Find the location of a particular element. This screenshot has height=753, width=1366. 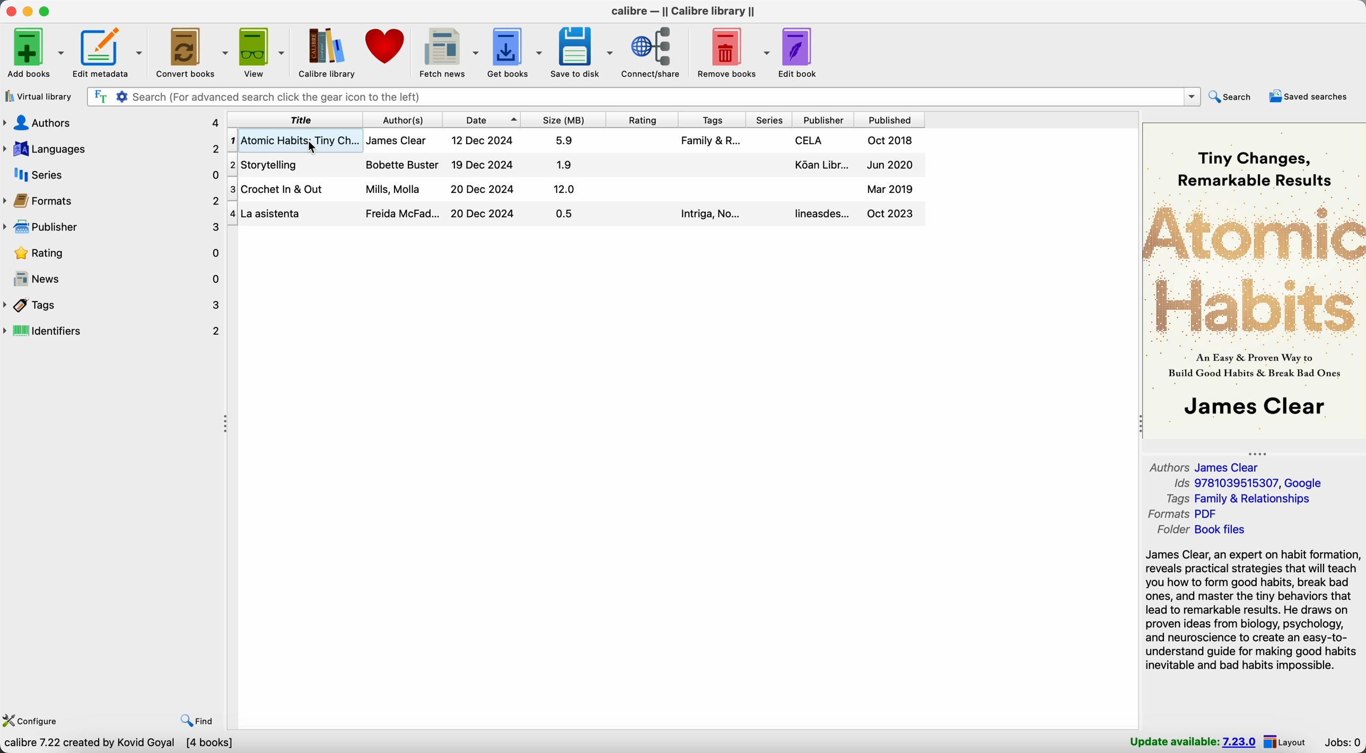

series is located at coordinates (771, 119).